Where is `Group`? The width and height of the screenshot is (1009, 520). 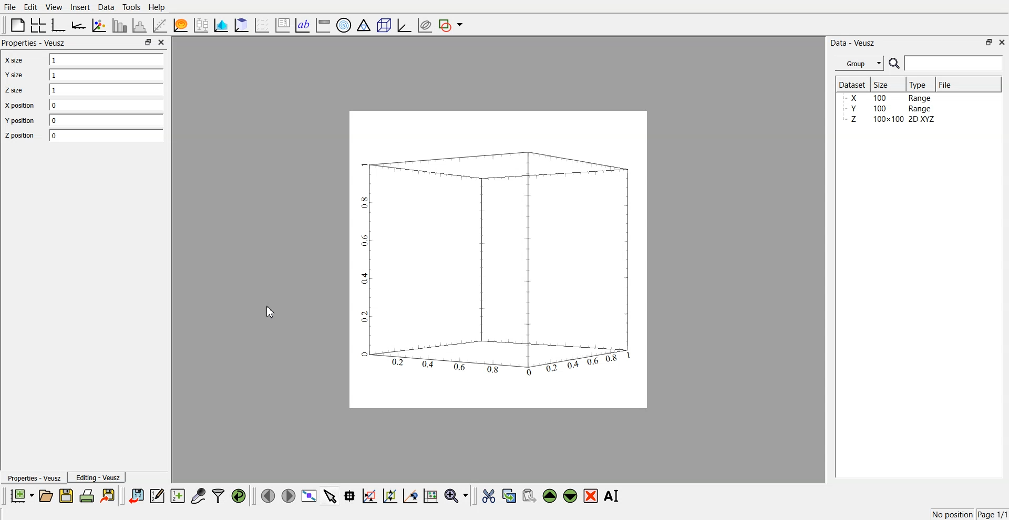 Group is located at coordinates (860, 64).